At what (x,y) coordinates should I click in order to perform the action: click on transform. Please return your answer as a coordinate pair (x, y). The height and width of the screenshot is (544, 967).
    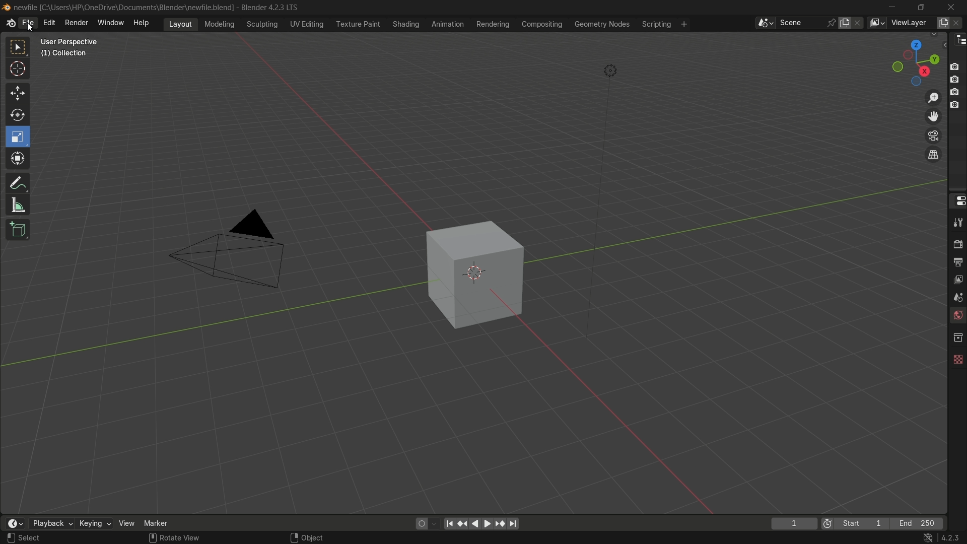
    Looking at the image, I should click on (19, 160).